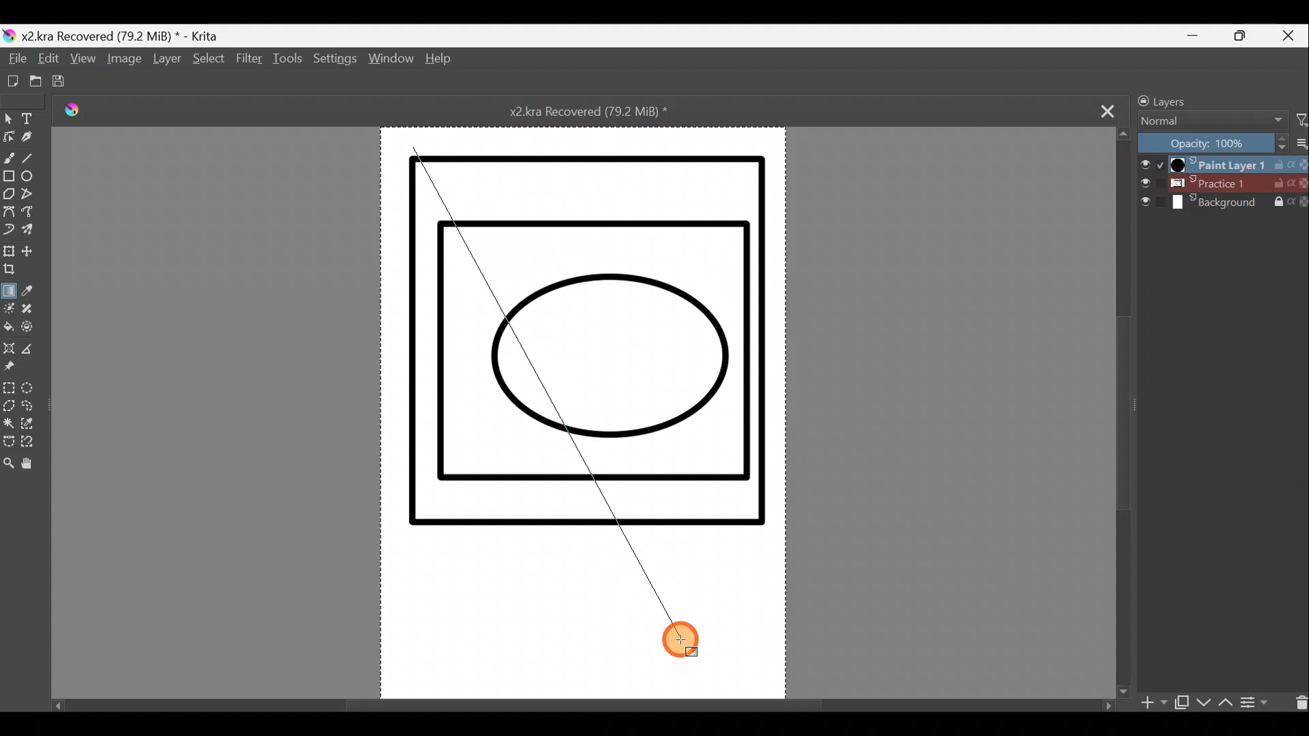 The image size is (1309, 736). Describe the element at coordinates (1199, 35) in the screenshot. I see `Minimise` at that location.